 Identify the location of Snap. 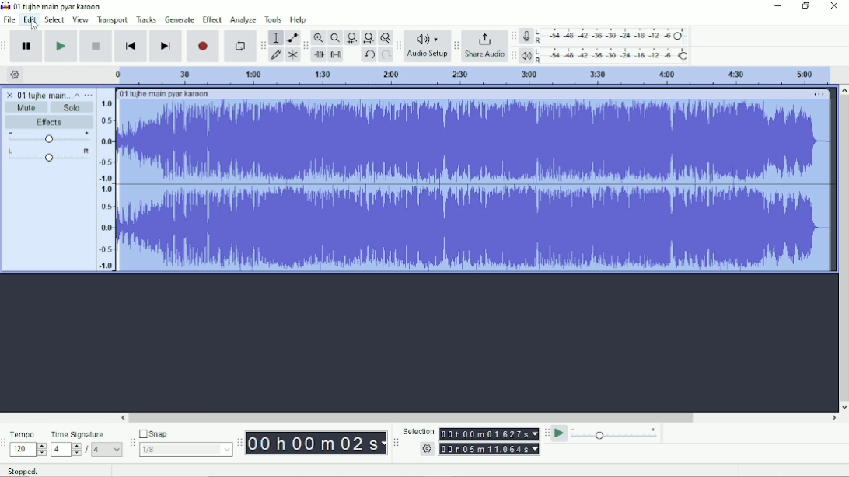
(185, 433).